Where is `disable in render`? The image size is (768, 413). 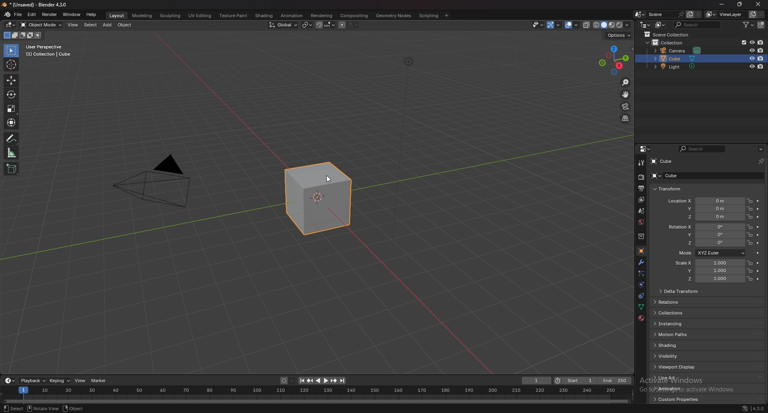
disable in render is located at coordinates (760, 42).